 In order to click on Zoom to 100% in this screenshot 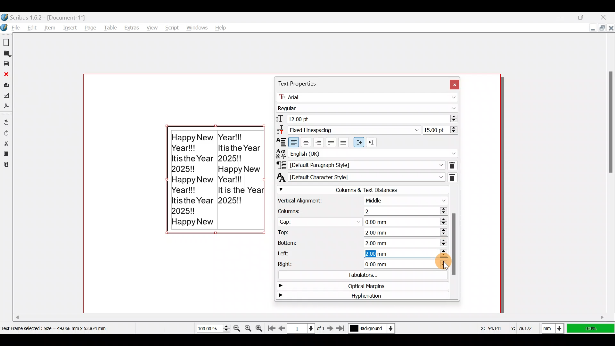, I will do `click(249, 326)`.